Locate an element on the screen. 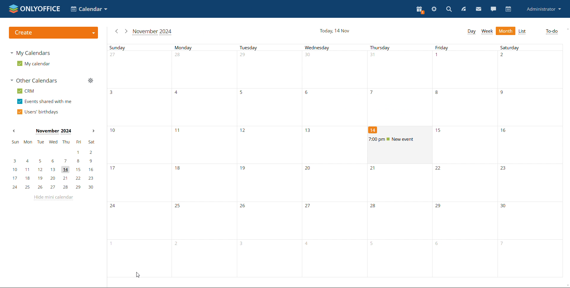  number is located at coordinates (178, 206).